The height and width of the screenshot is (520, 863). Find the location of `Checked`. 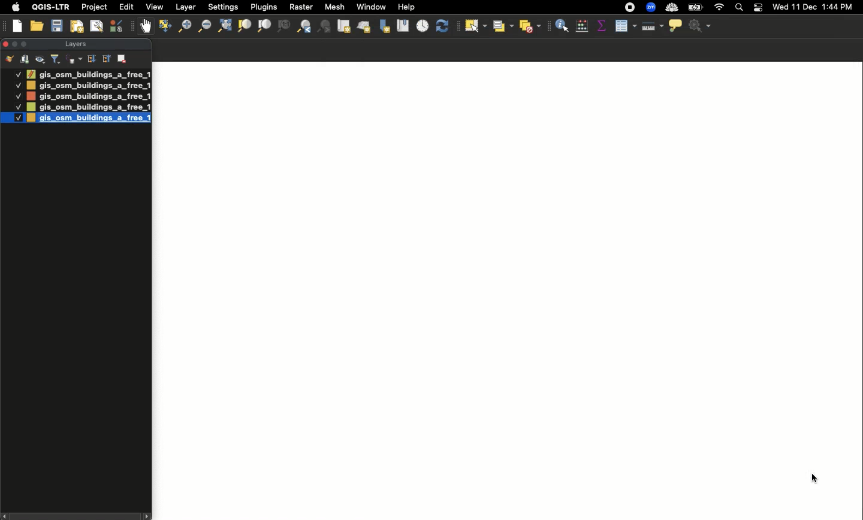

Checked is located at coordinates (18, 96).